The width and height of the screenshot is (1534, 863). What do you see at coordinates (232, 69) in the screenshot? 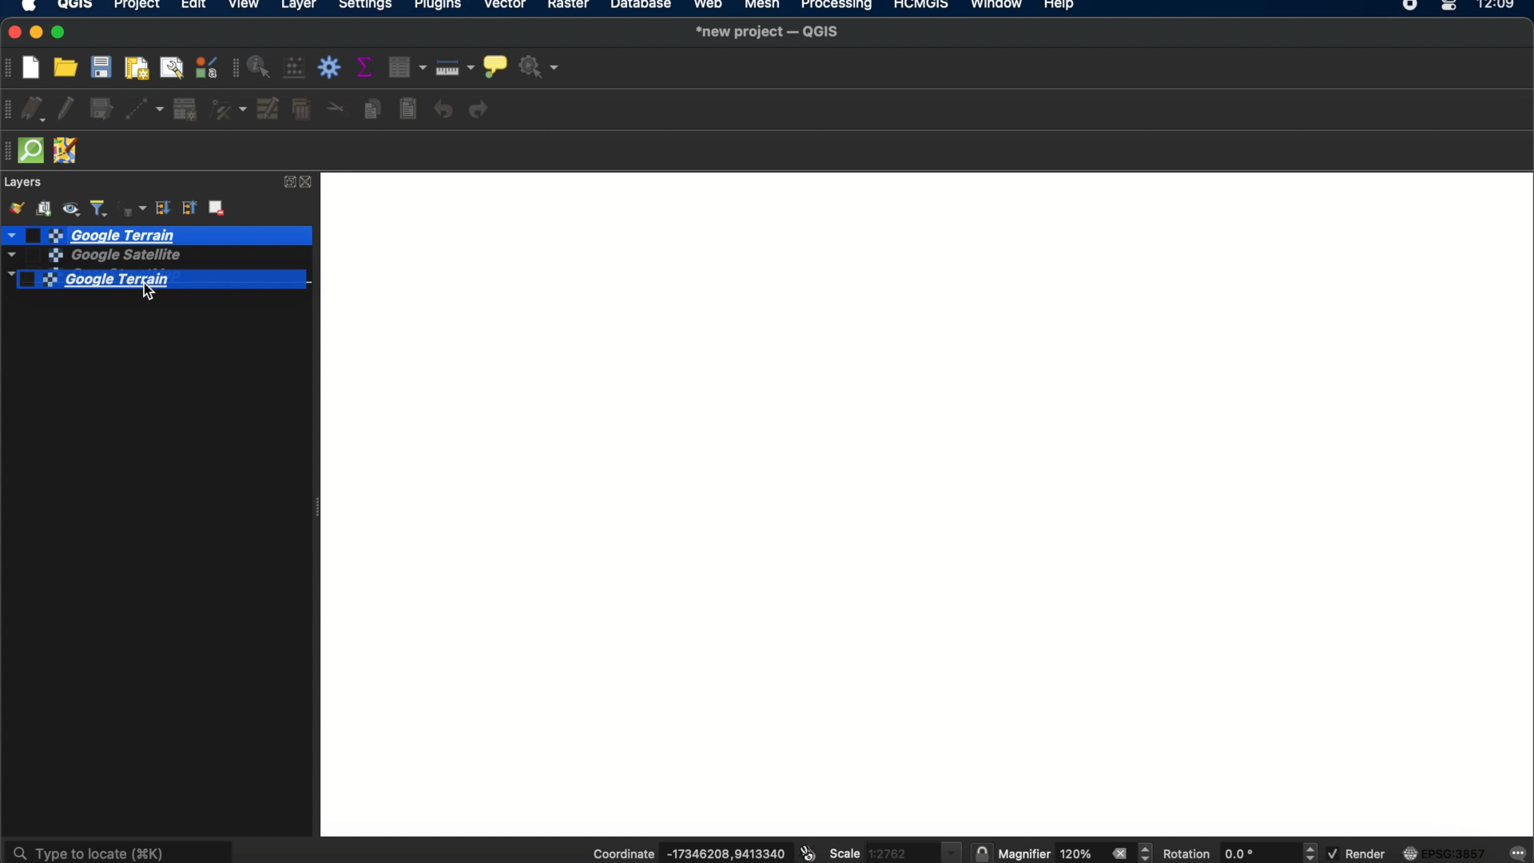
I see `attributes toolbar` at bounding box center [232, 69].